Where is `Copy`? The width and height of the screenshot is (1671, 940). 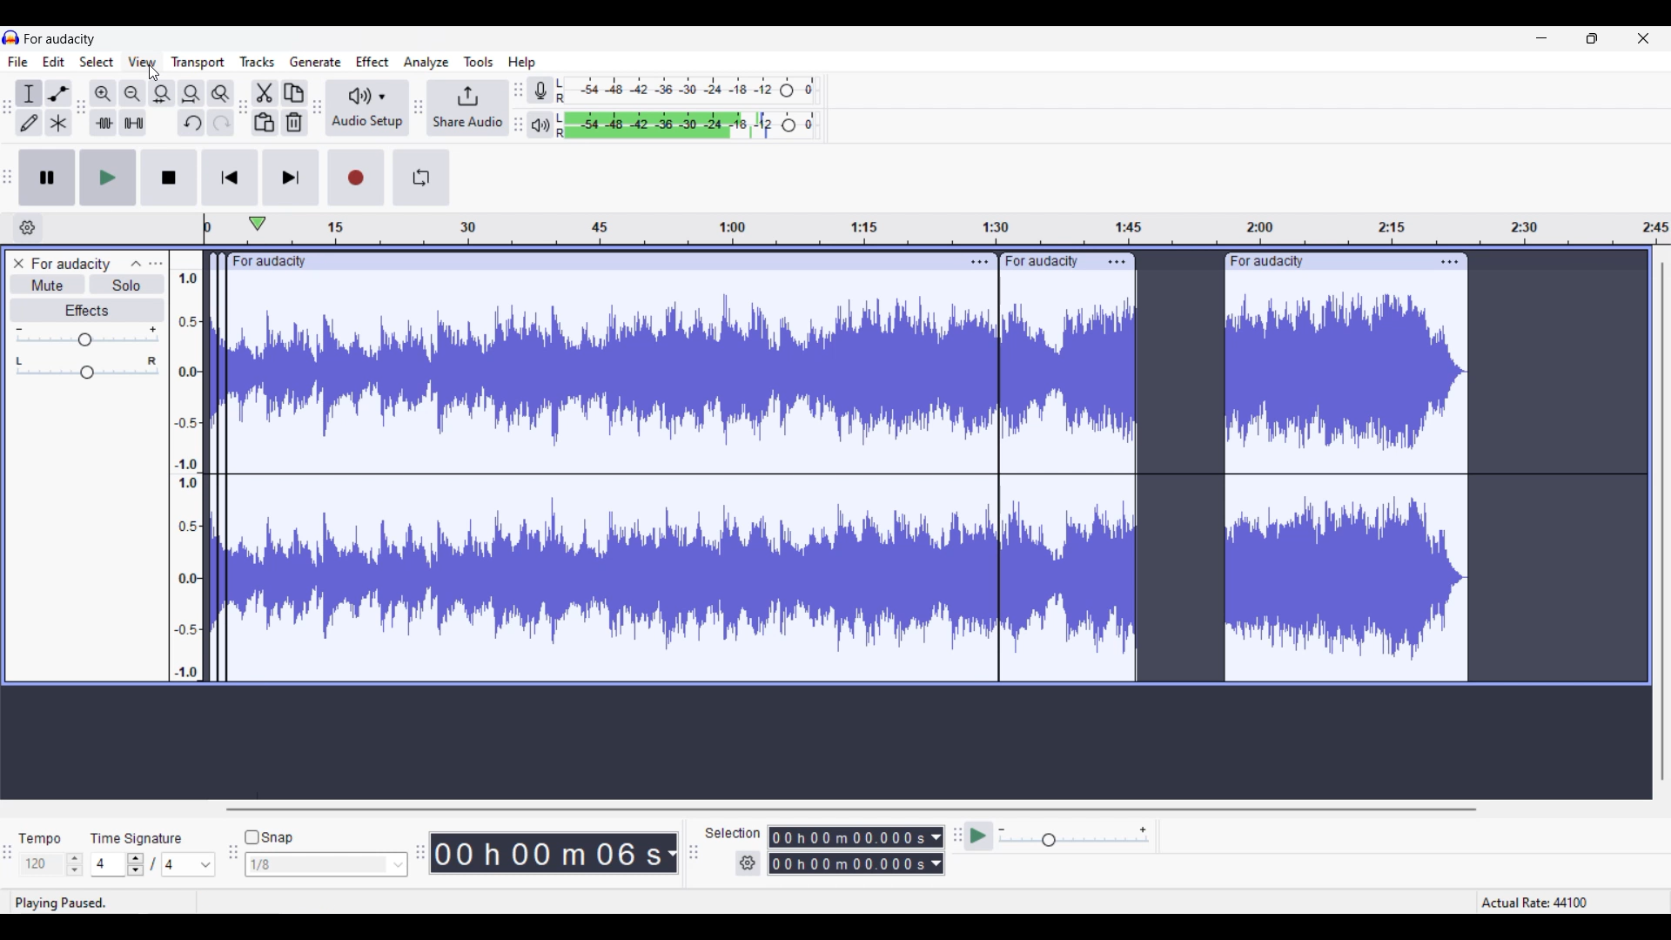
Copy is located at coordinates (295, 93).